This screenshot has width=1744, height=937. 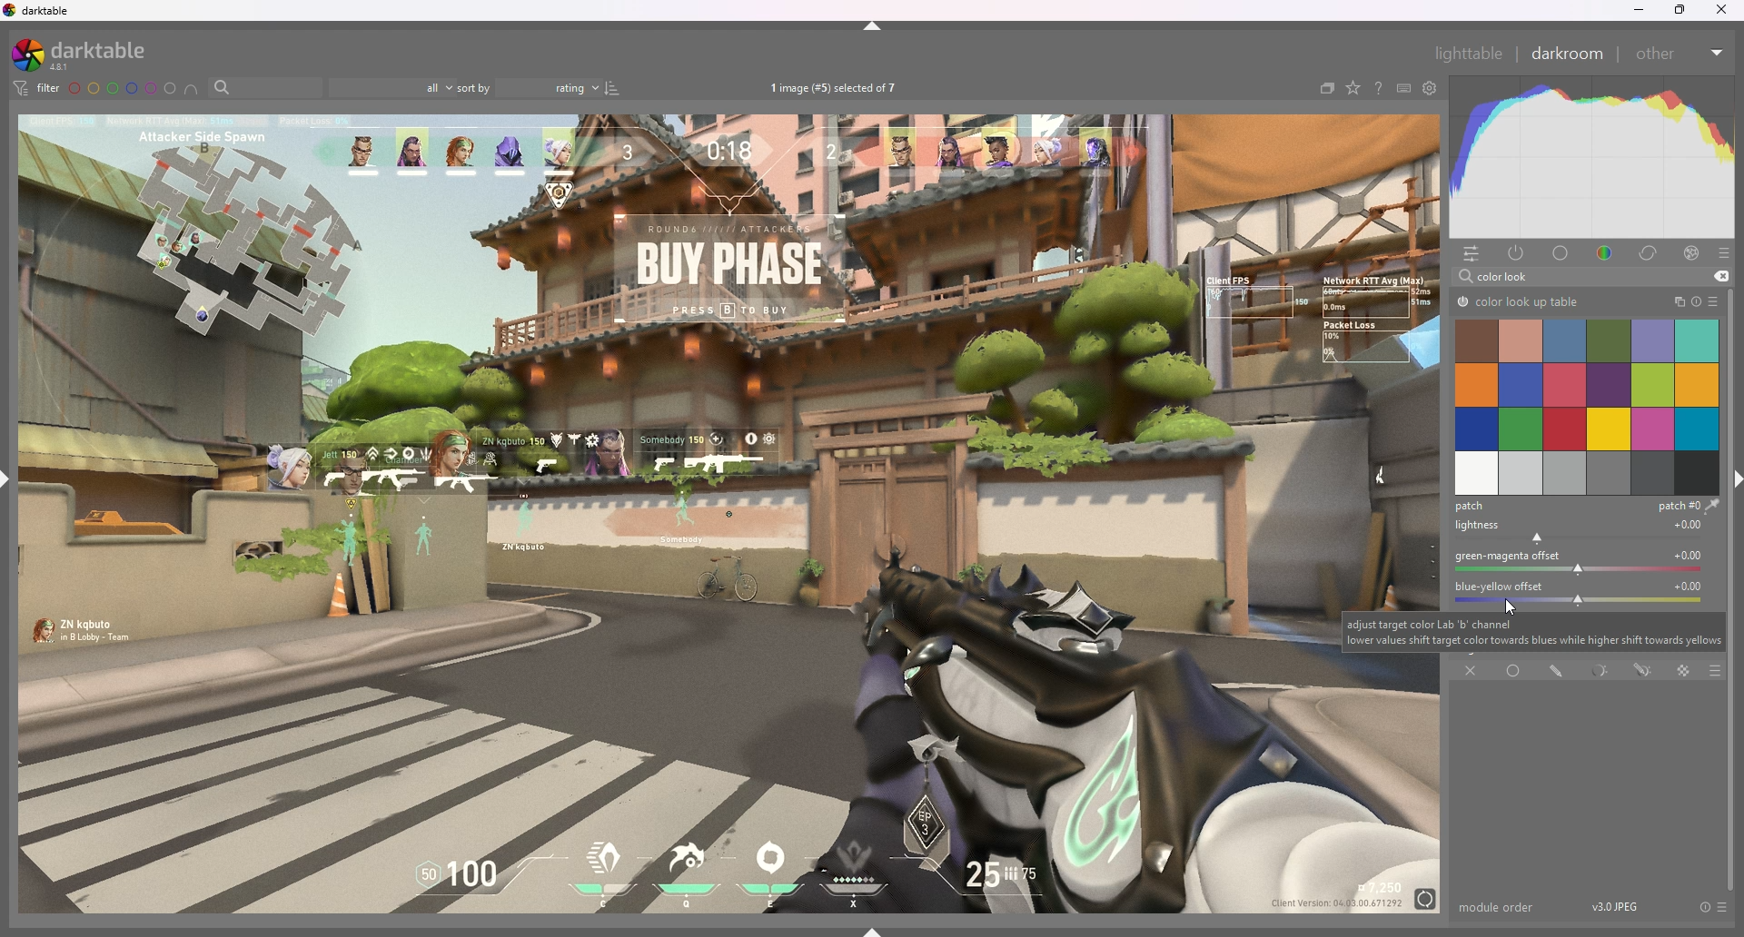 What do you see at coordinates (1641, 672) in the screenshot?
I see `drawn and parametric mask` at bounding box center [1641, 672].